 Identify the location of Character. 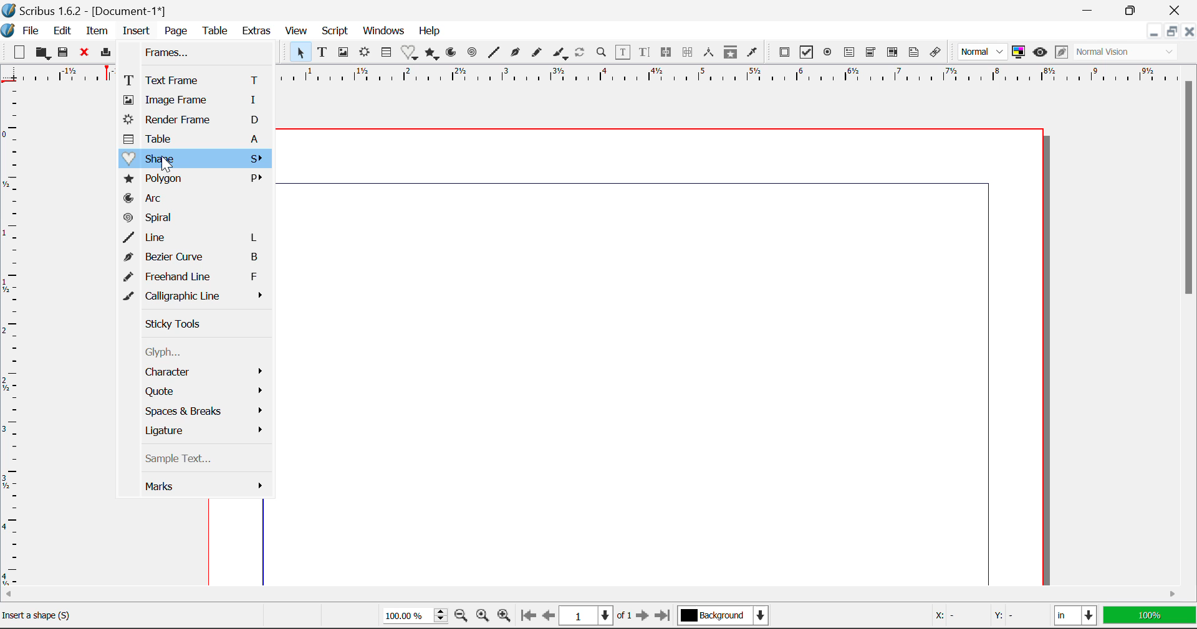
(199, 374).